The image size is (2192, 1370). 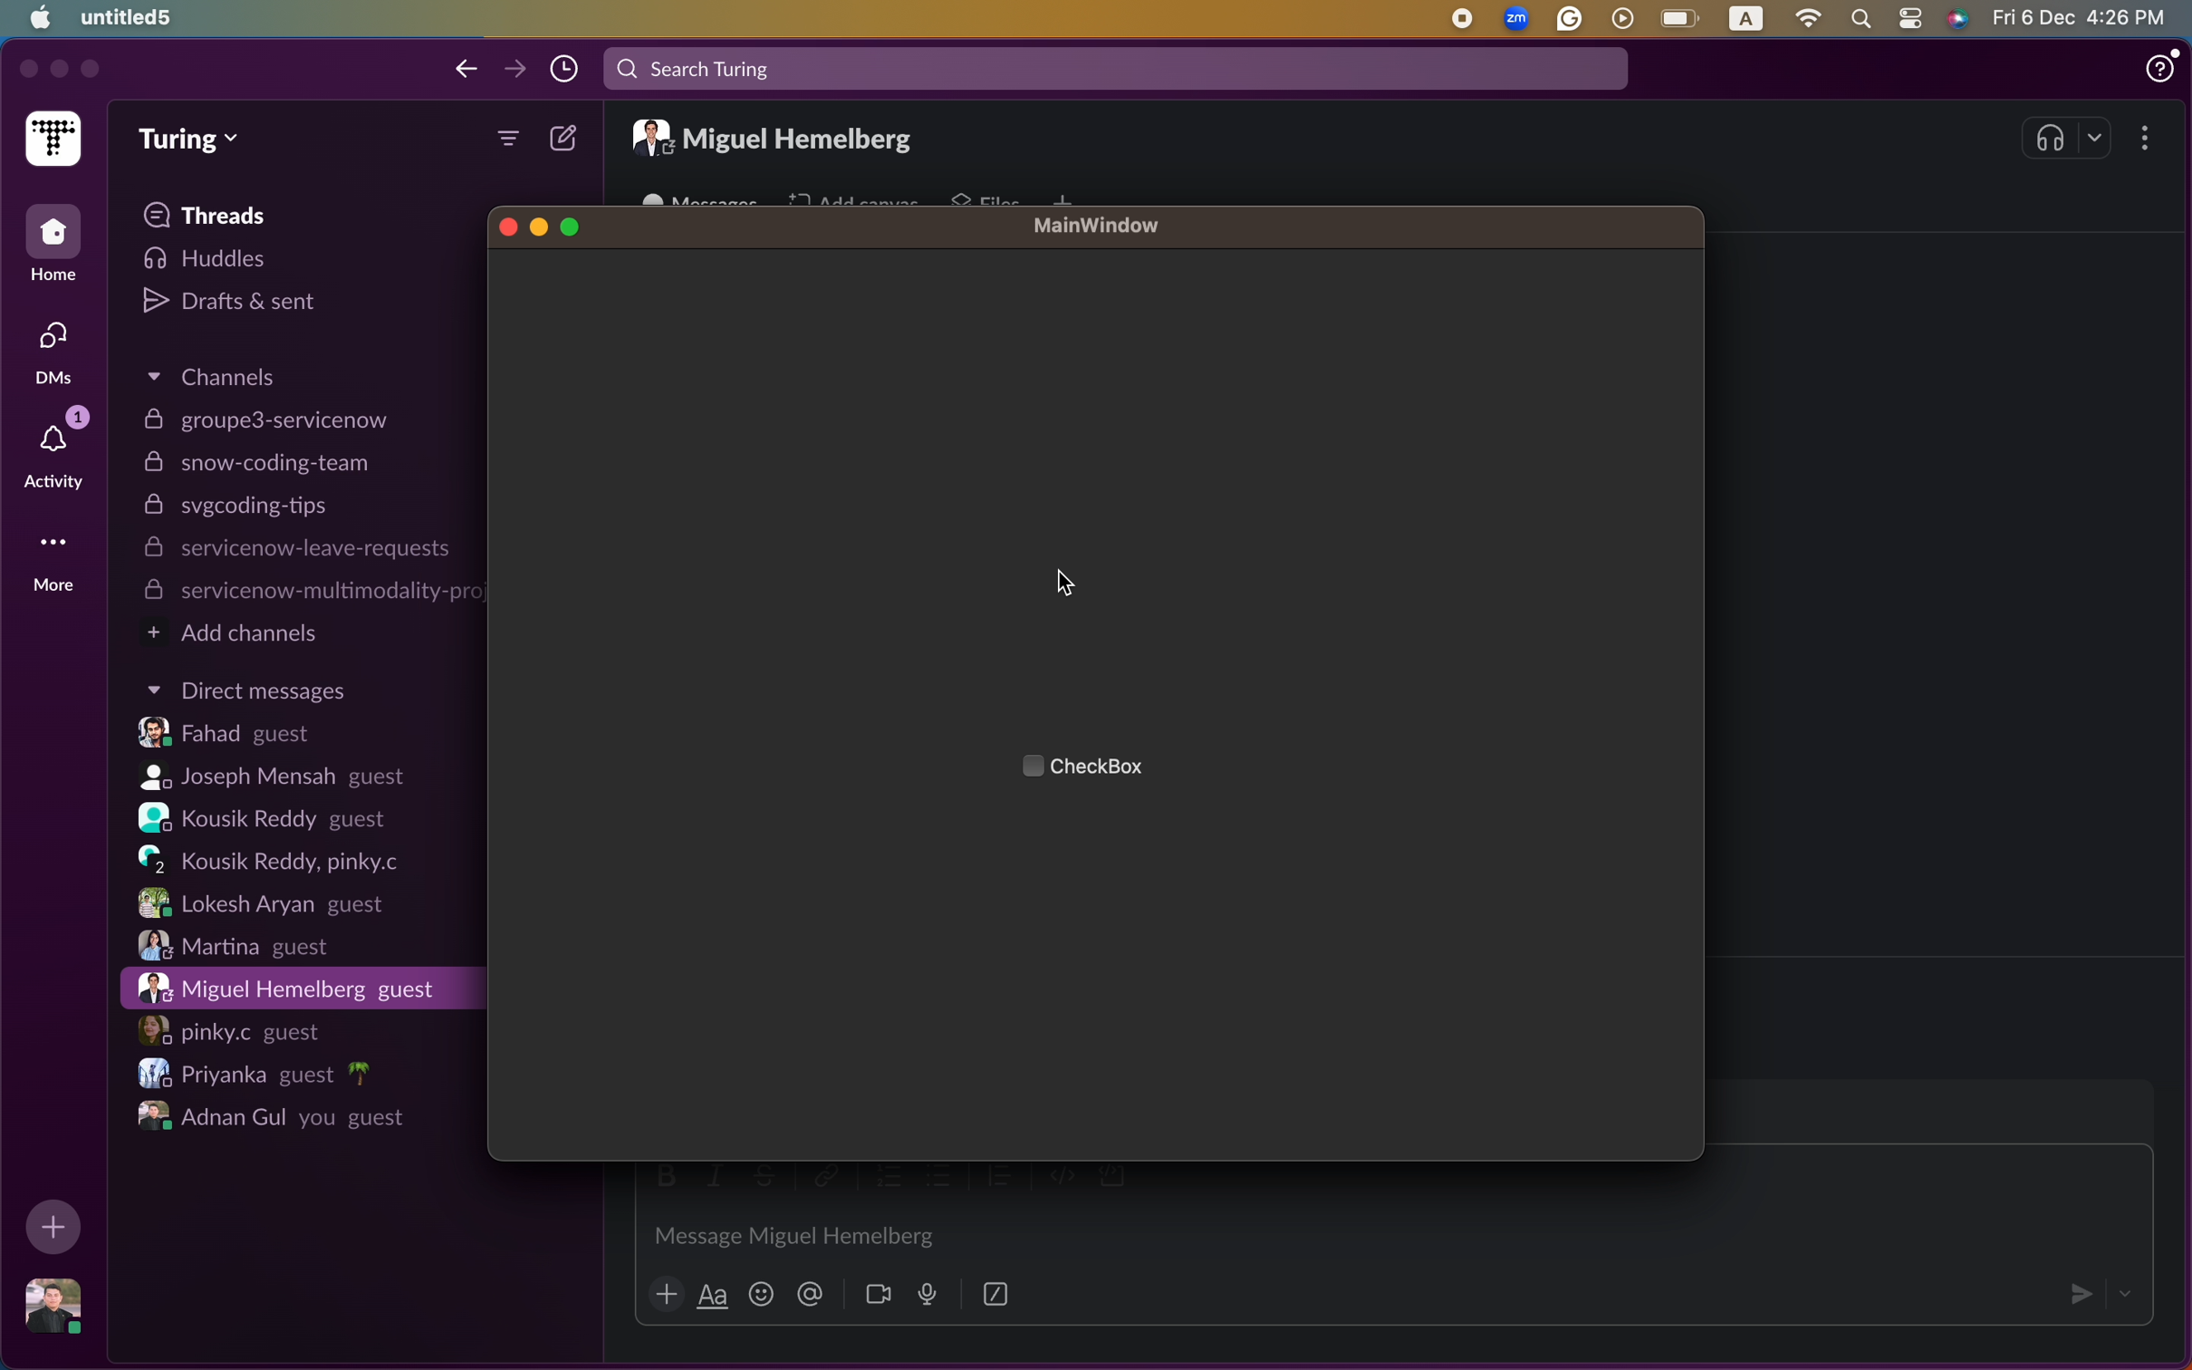 What do you see at coordinates (49, 353) in the screenshot?
I see `Dms` at bounding box center [49, 353].